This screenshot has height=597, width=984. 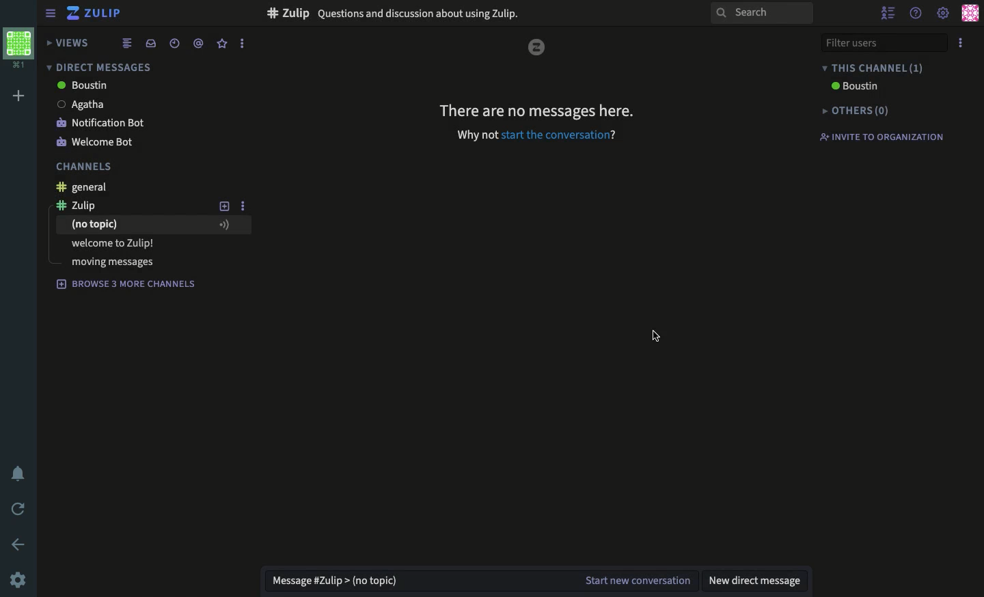 I want to click on user profile, so click(x=969, y=13).